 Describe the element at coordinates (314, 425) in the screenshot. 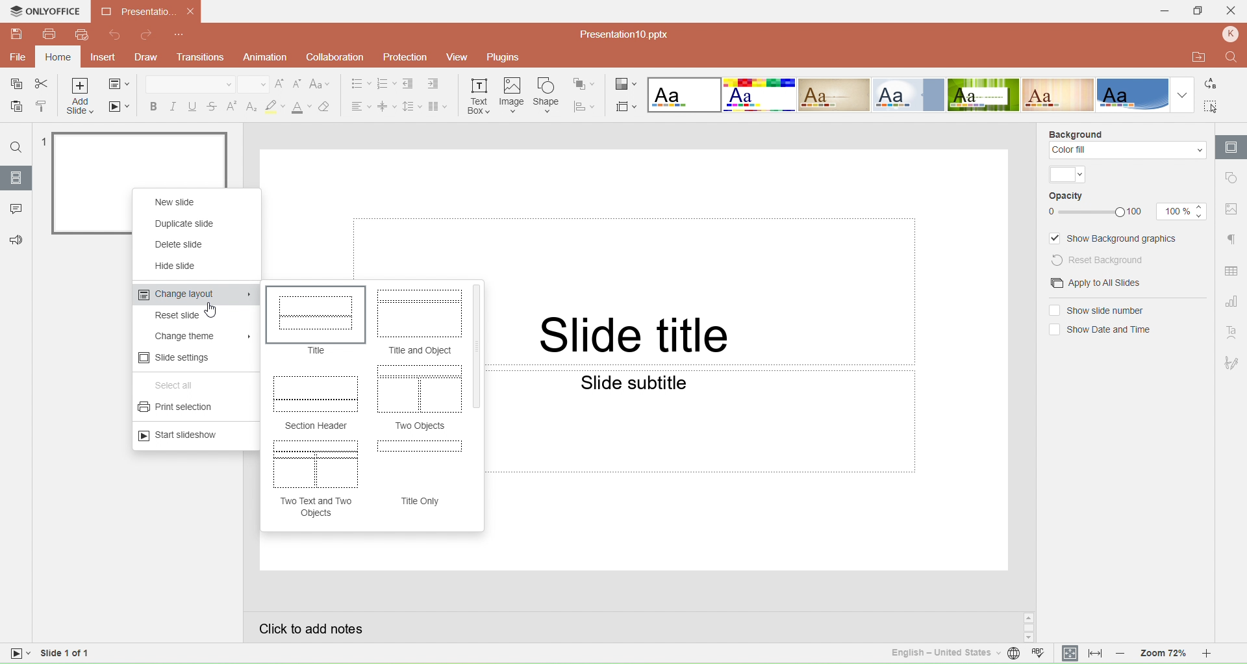

I see `Section Header` at that location.